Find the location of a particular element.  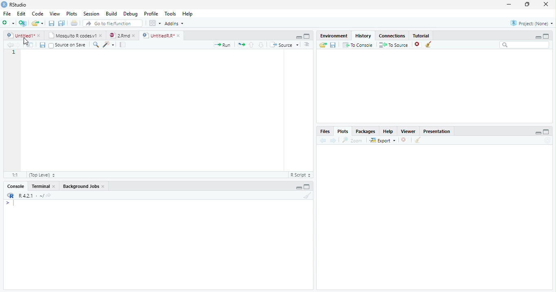

Next plot is located at coordinates (333, 140).